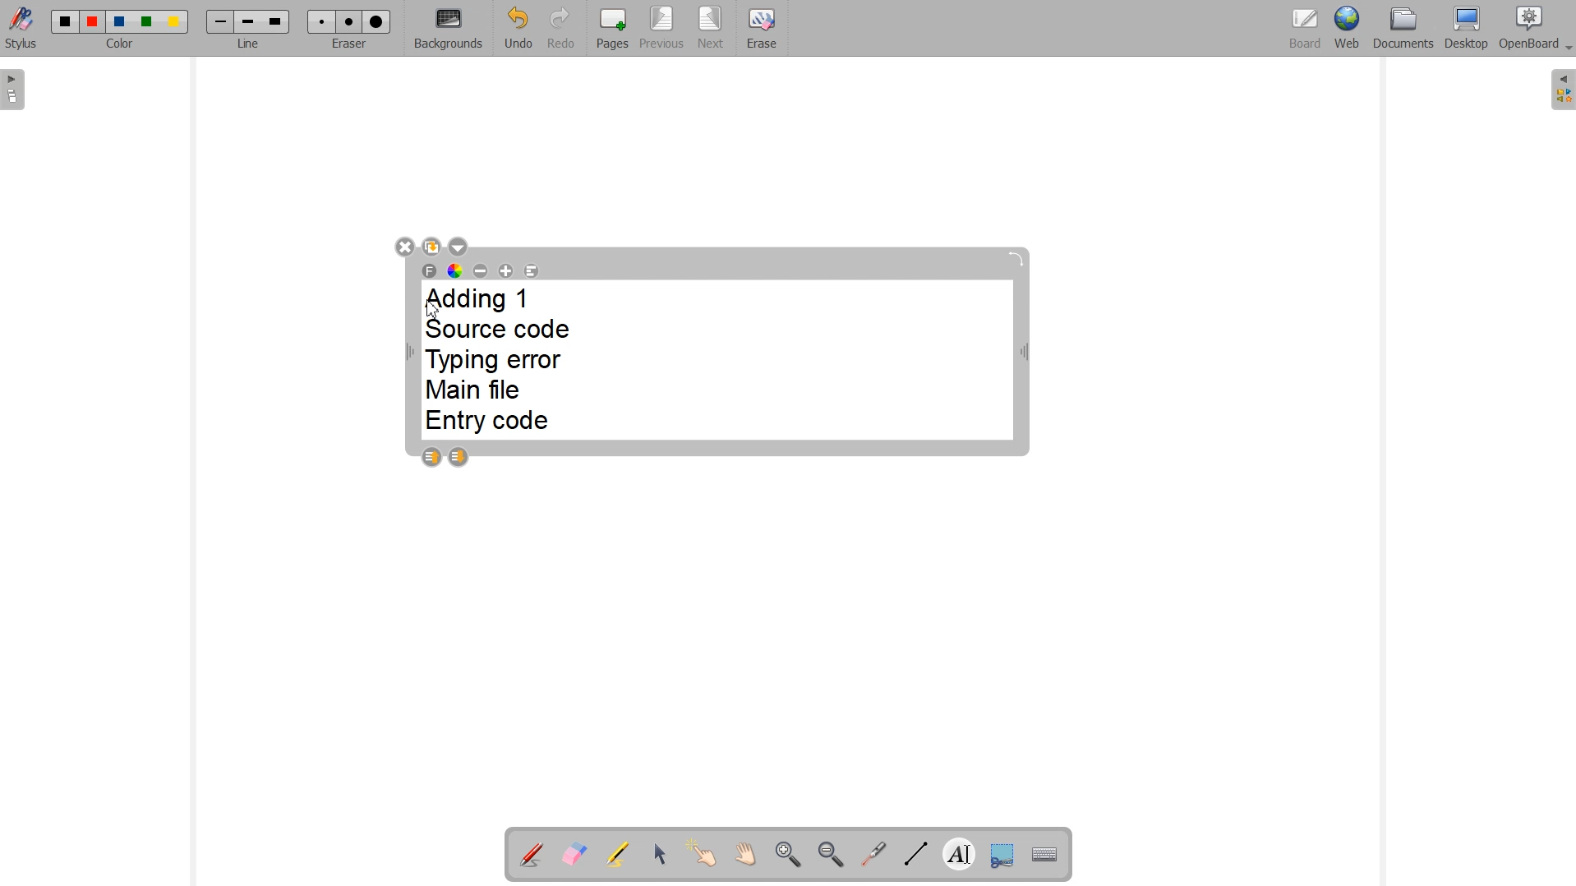  I want to click on Erase annotation, so click(574, 853).